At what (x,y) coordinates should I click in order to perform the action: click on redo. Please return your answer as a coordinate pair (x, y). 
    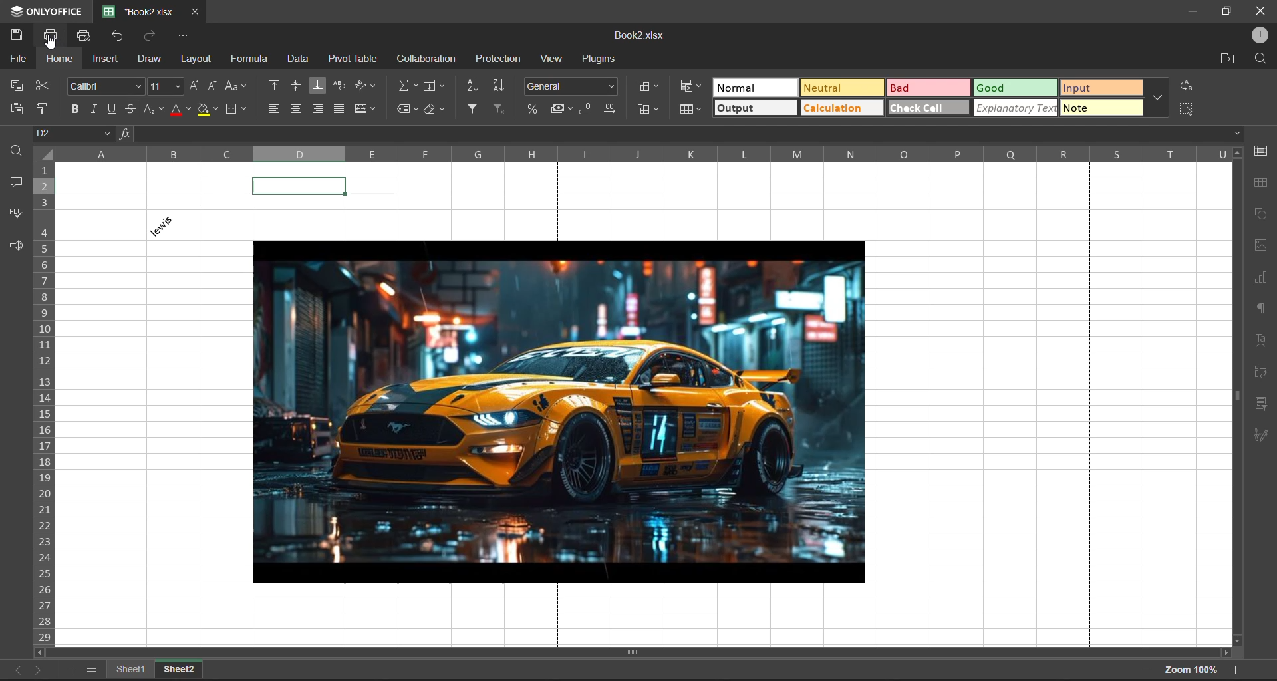
    Looking at the image, I should click on (151, 36).